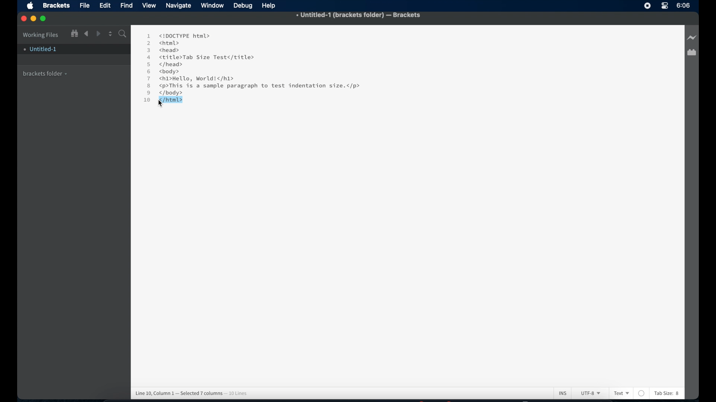  Describe the element at coordinates (213, 6) in the screenshot. I see `Window` at that location.